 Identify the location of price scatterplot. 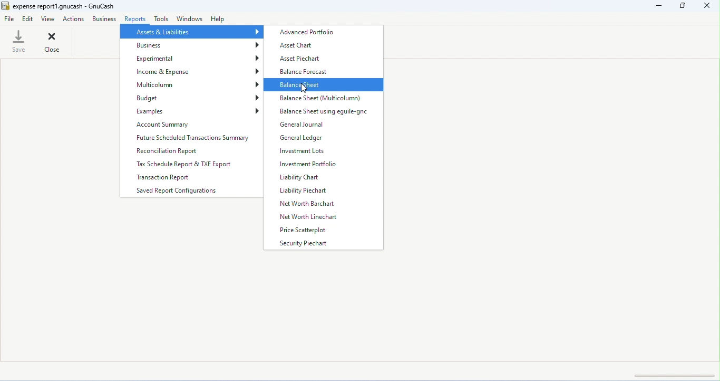
(310, 231).